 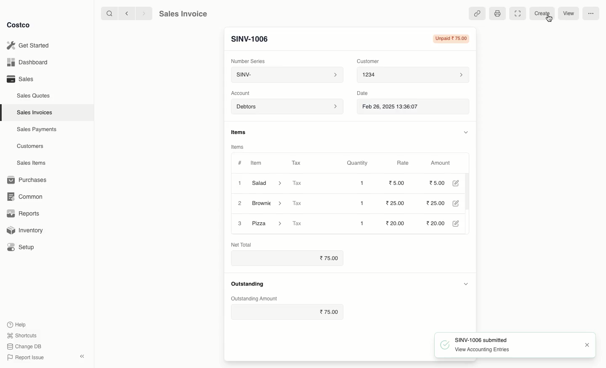 I want to click on Tax, so click(x=295, y=161).